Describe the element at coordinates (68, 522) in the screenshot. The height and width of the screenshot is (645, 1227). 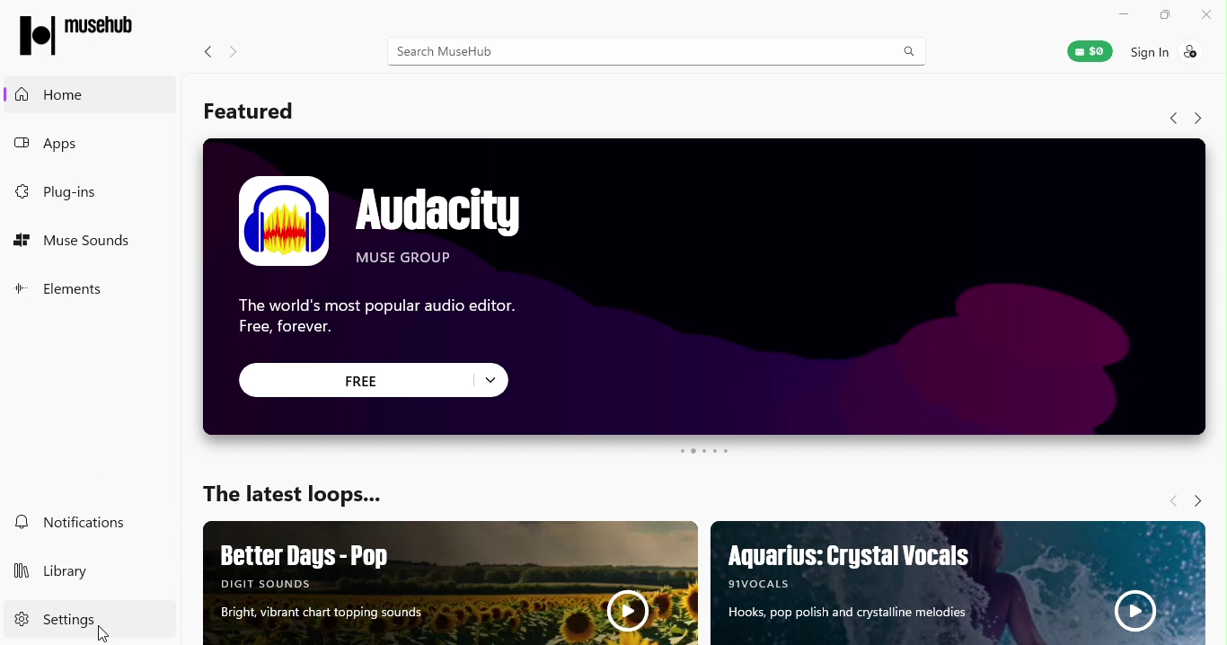
I see `Notifications` at that location.